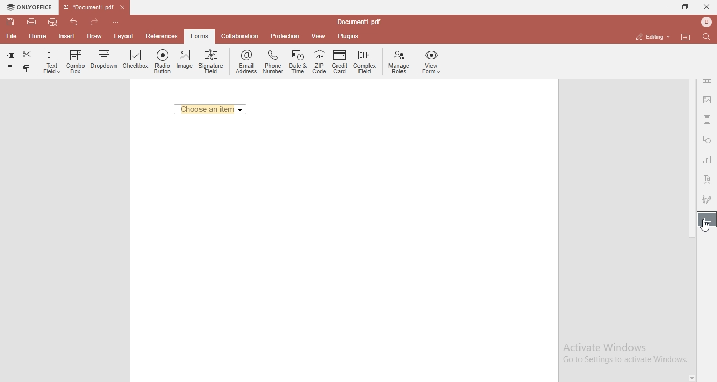  What do you see at coordinates (340, 63) in the screenshot?
I see `credit card` at bounding box center [340, 63].